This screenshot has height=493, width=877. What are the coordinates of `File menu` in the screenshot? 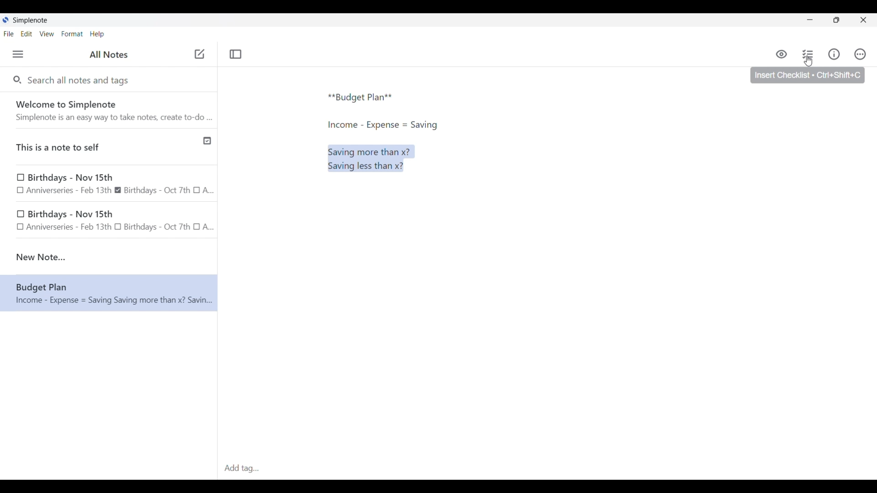 It's located at (9, 33).